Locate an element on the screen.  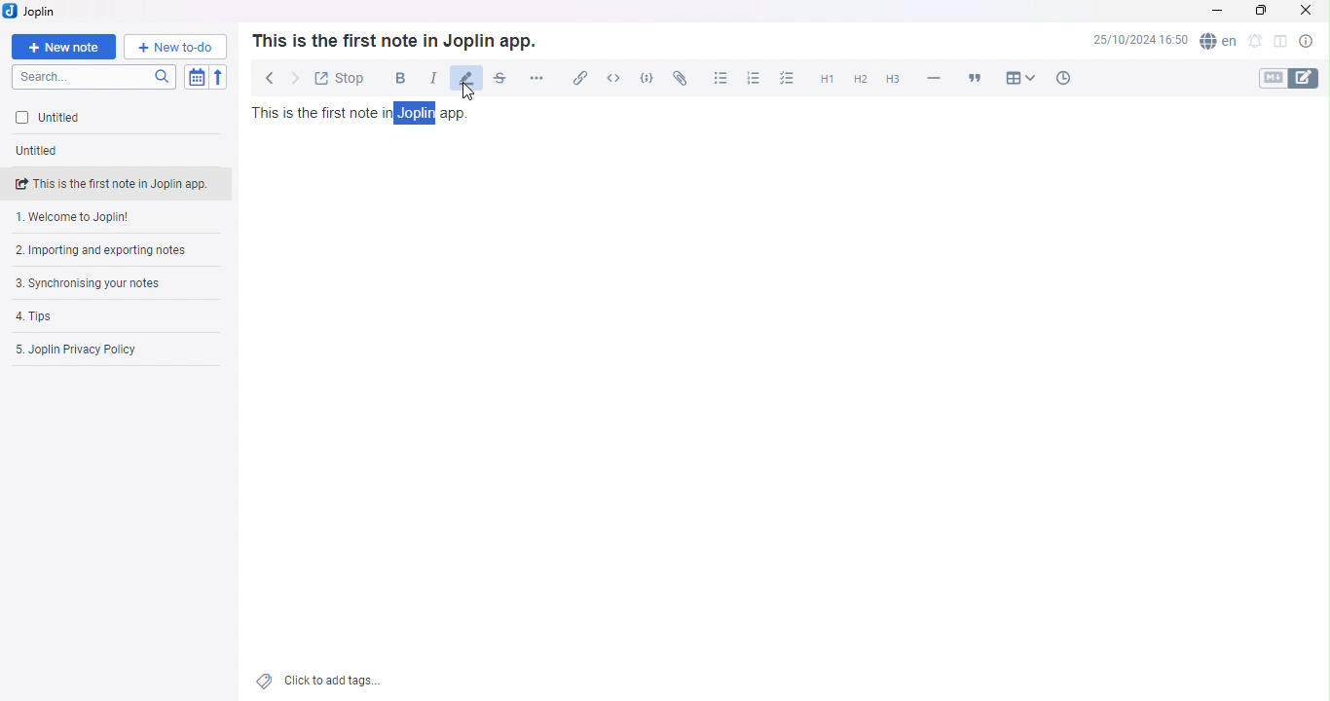
Insert time is located at coordinates (1059, 77).